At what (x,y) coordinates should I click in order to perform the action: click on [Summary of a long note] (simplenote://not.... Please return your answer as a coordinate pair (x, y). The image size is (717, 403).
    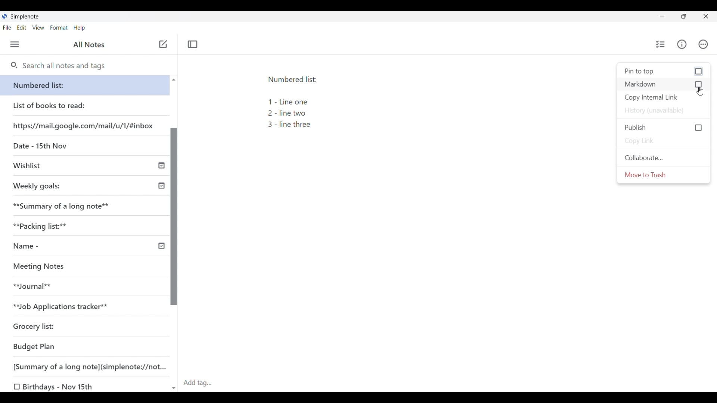
    Looking at the image, I should click on (84, 366).